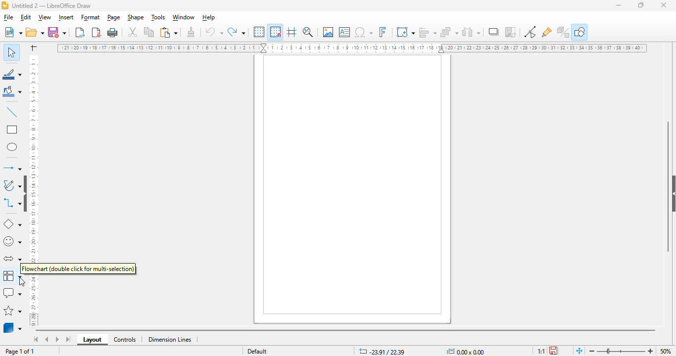  Describe the element at coordinates (472, 32) in the screenshot. I see `select at least three objects to distribute` at that location.